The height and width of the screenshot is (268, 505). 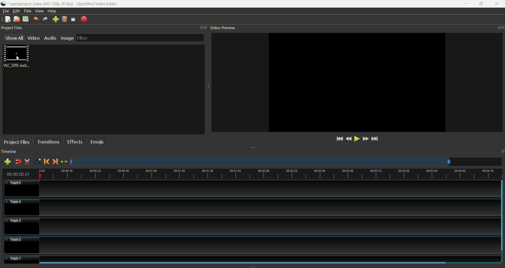 What do you see at coordinates (228, 28) in the screenshot?
I see `video preview` at bounding box center [228, 28].